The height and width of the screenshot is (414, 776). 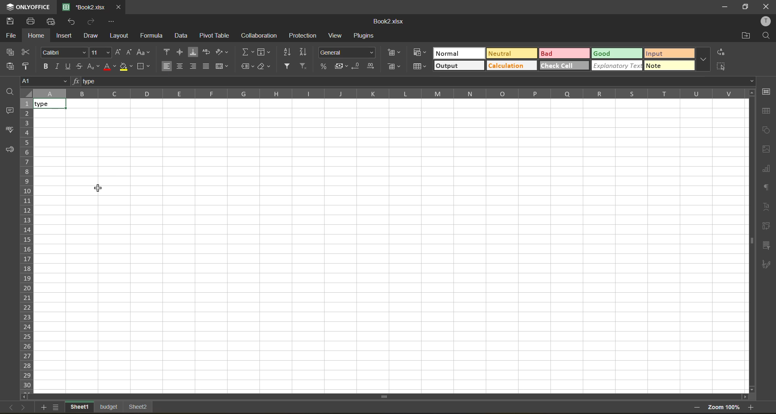 What do you see at coordinates (221, 52) in the screenshot?
I see `orientation` at bounding box center [221, 52].